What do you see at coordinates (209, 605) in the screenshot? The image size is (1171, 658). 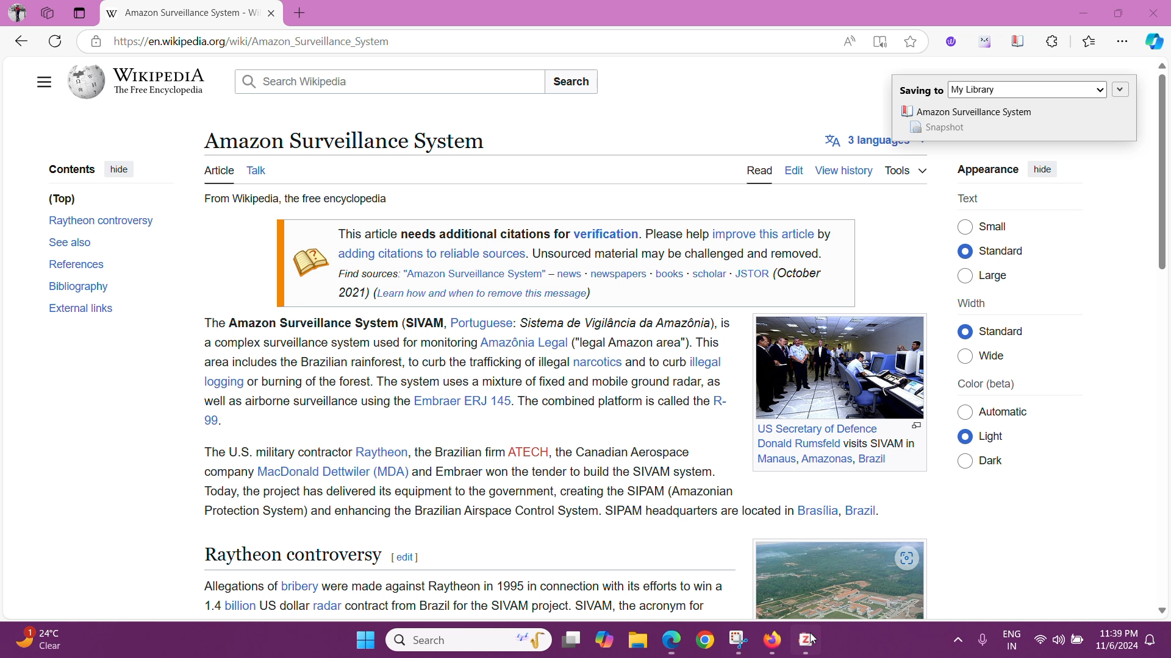 I see `14` at bounding box center [209, 605].